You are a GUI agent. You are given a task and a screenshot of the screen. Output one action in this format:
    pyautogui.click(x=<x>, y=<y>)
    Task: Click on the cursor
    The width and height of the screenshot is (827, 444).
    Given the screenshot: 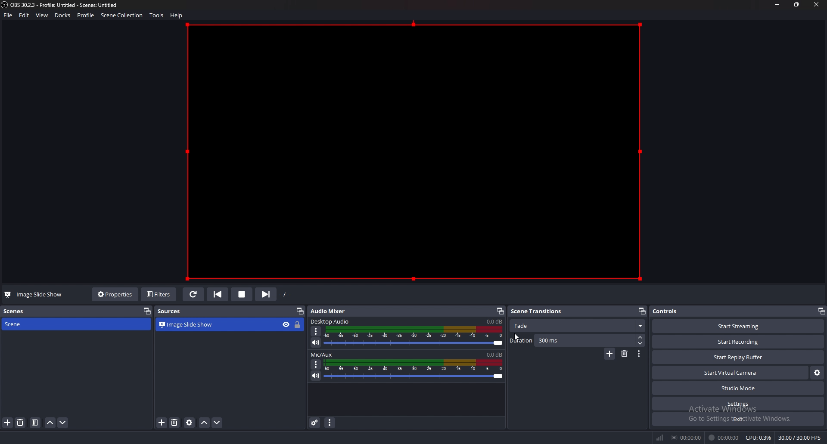 What is the action you would take?
    pyautogui.click(x=519, y=336)
    